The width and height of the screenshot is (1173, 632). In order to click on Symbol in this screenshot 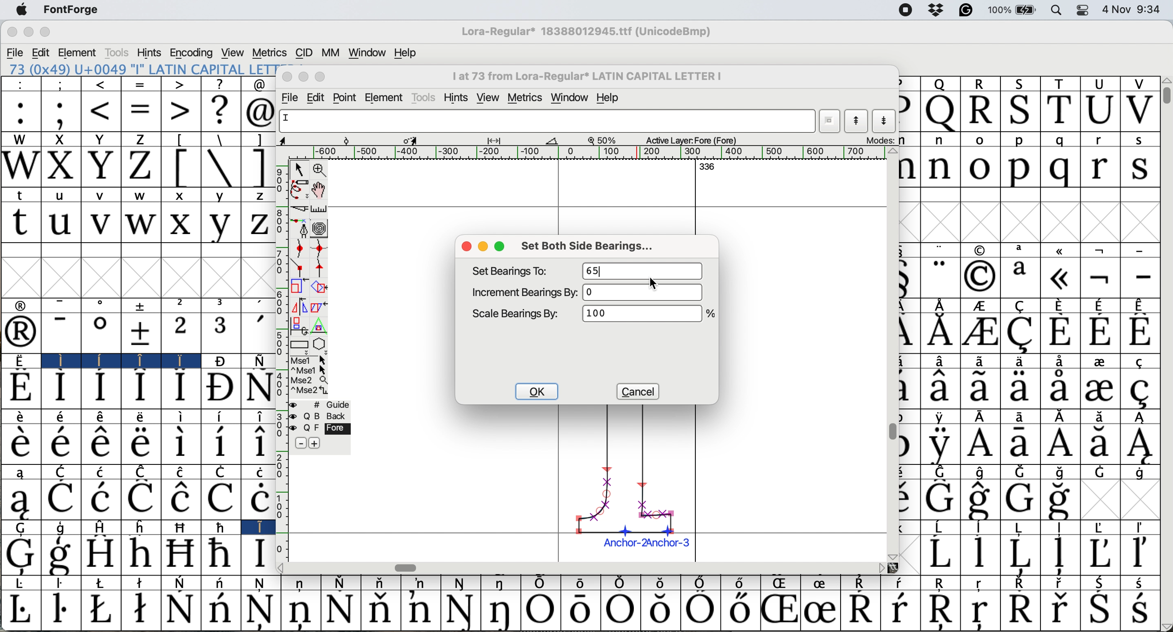, I will do `click(140, 554)`.